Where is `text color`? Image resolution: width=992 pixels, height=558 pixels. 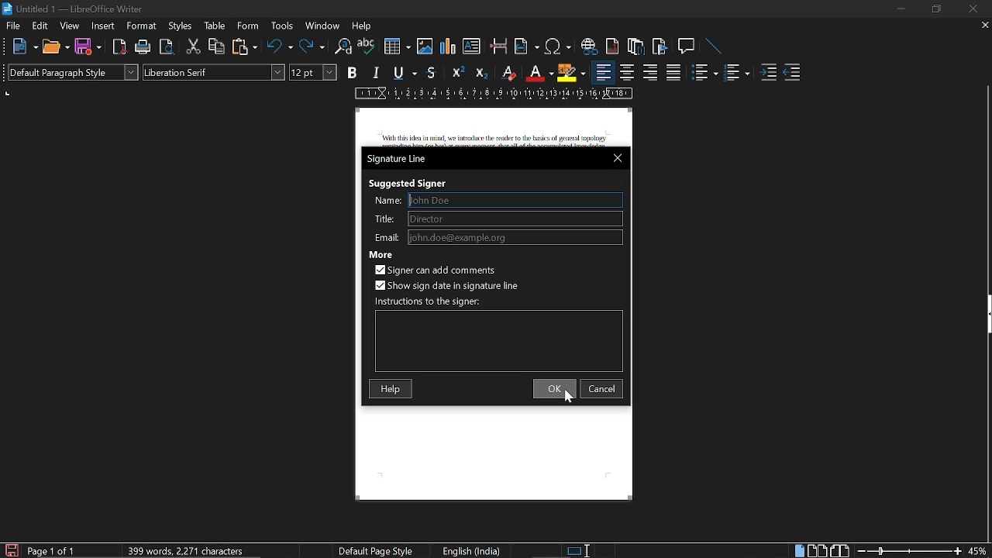
text color is located at coordinates (541, 73).